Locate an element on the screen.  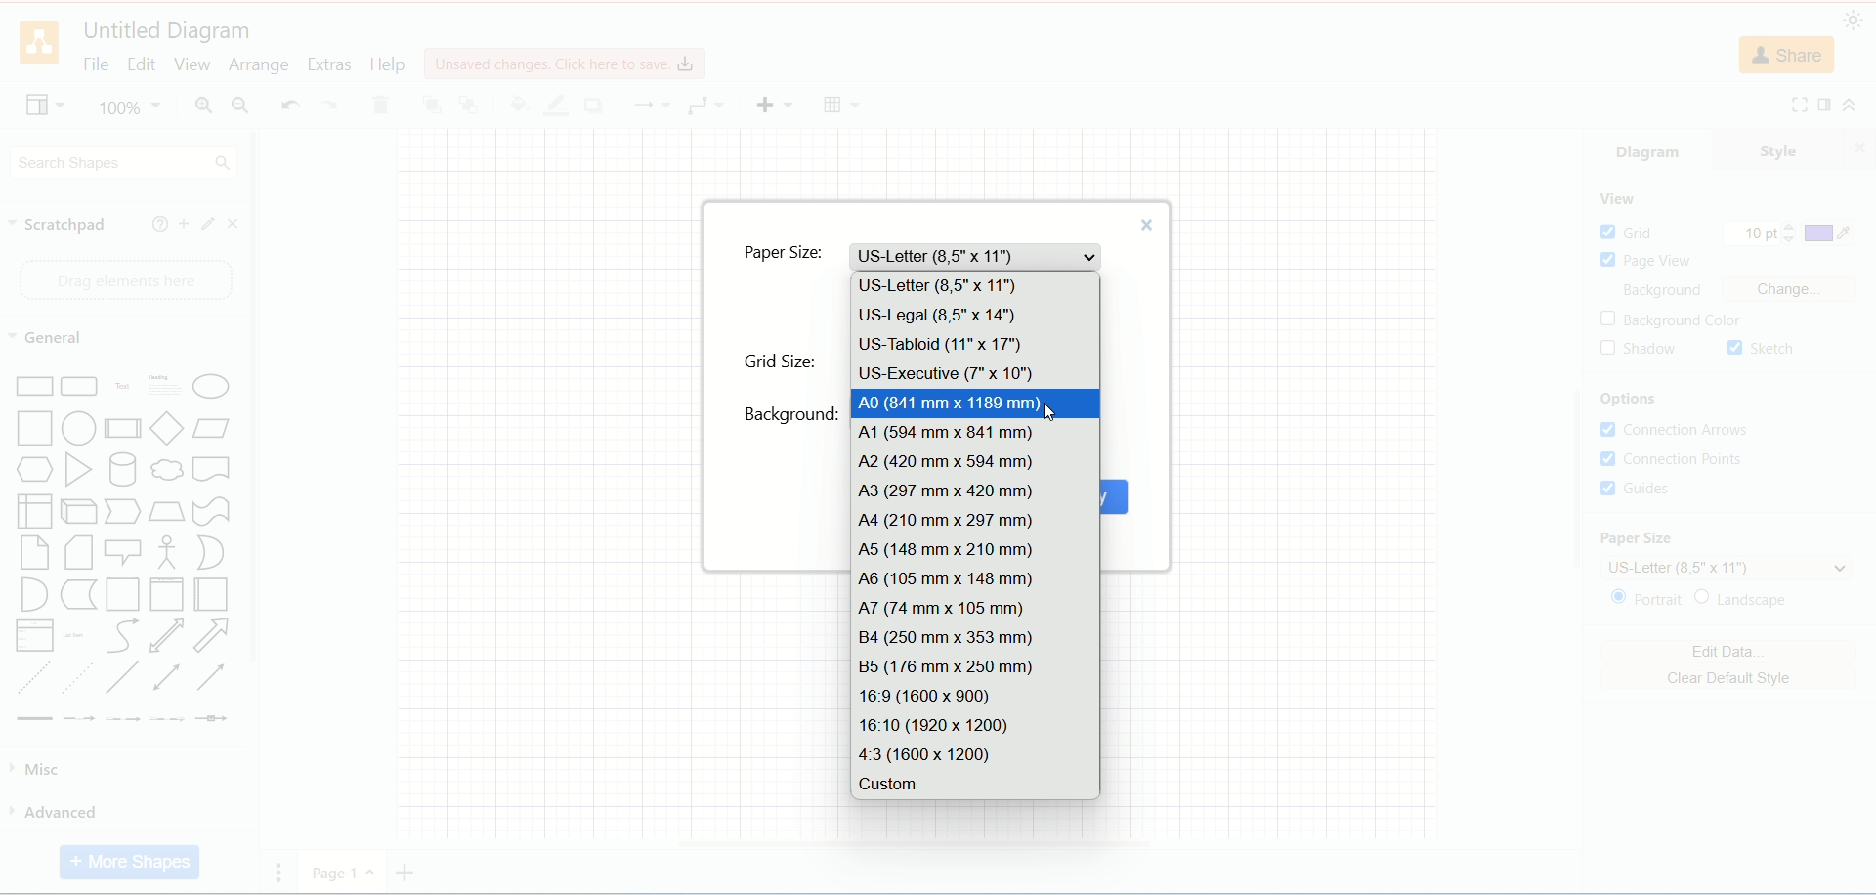
help is located at coordinates (154, 224).